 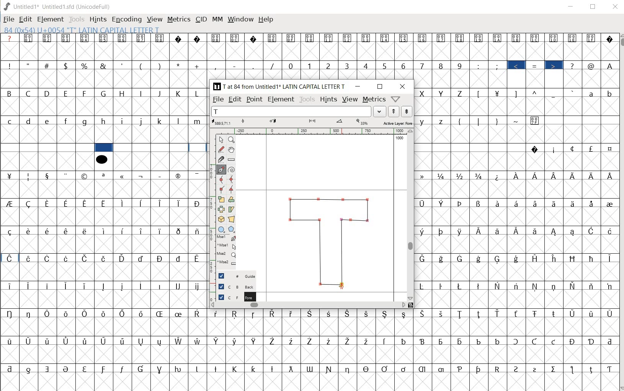 What do you see at coordinates (404, 314) in the screenshot?
I see `Symbol` at bounding box center [404, 314].